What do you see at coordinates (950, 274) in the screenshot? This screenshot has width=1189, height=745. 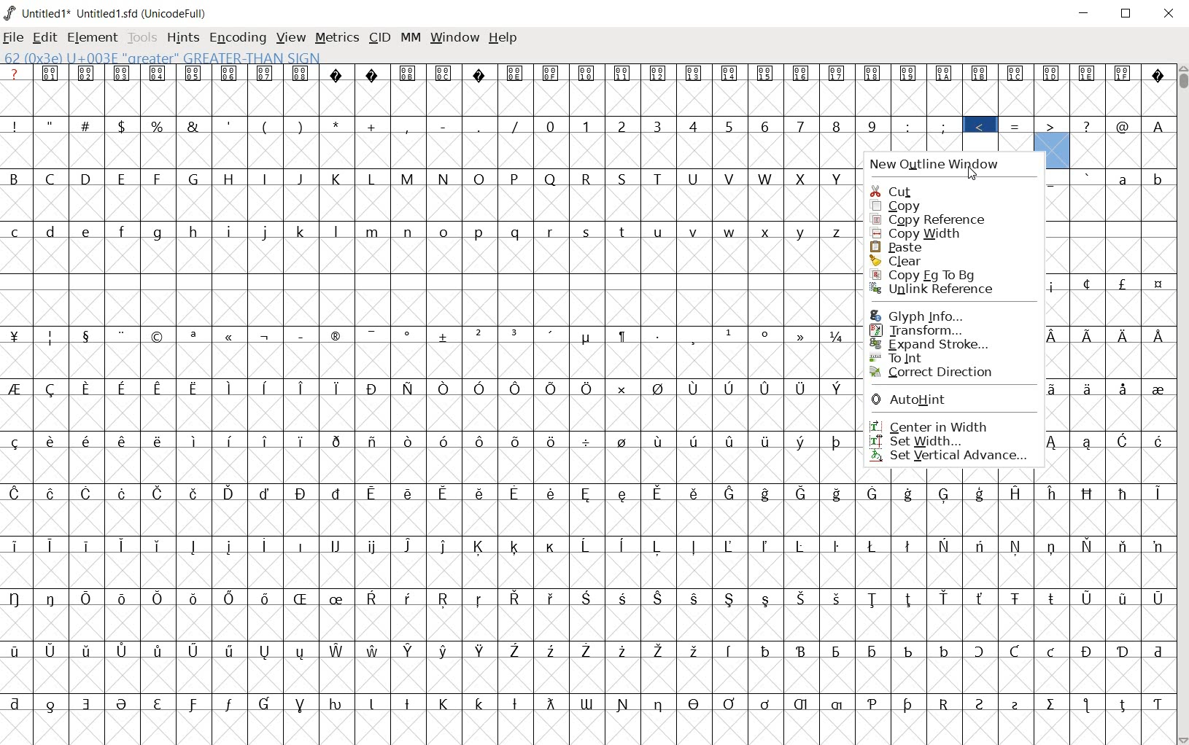 I see `Copy Fg to Bg` at bounding box center [950, 274].